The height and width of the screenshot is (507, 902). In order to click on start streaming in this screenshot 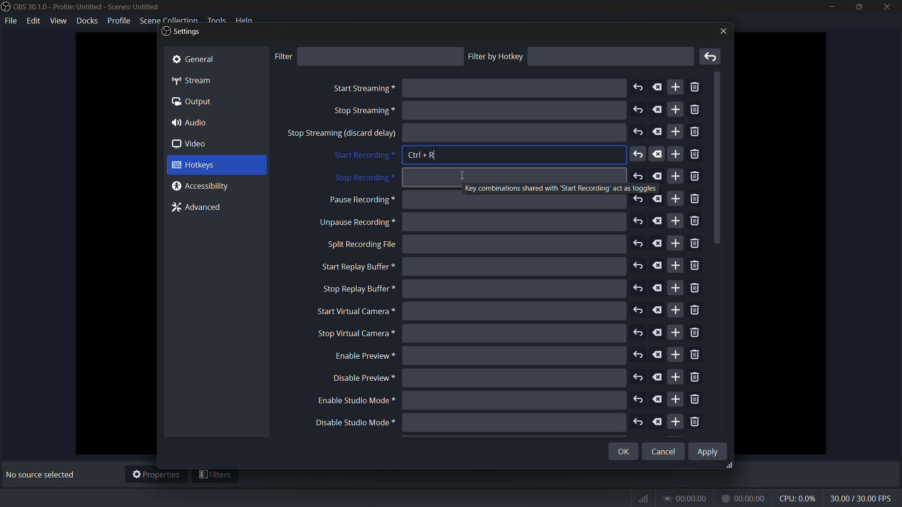, I will do `click(363, 89)`.